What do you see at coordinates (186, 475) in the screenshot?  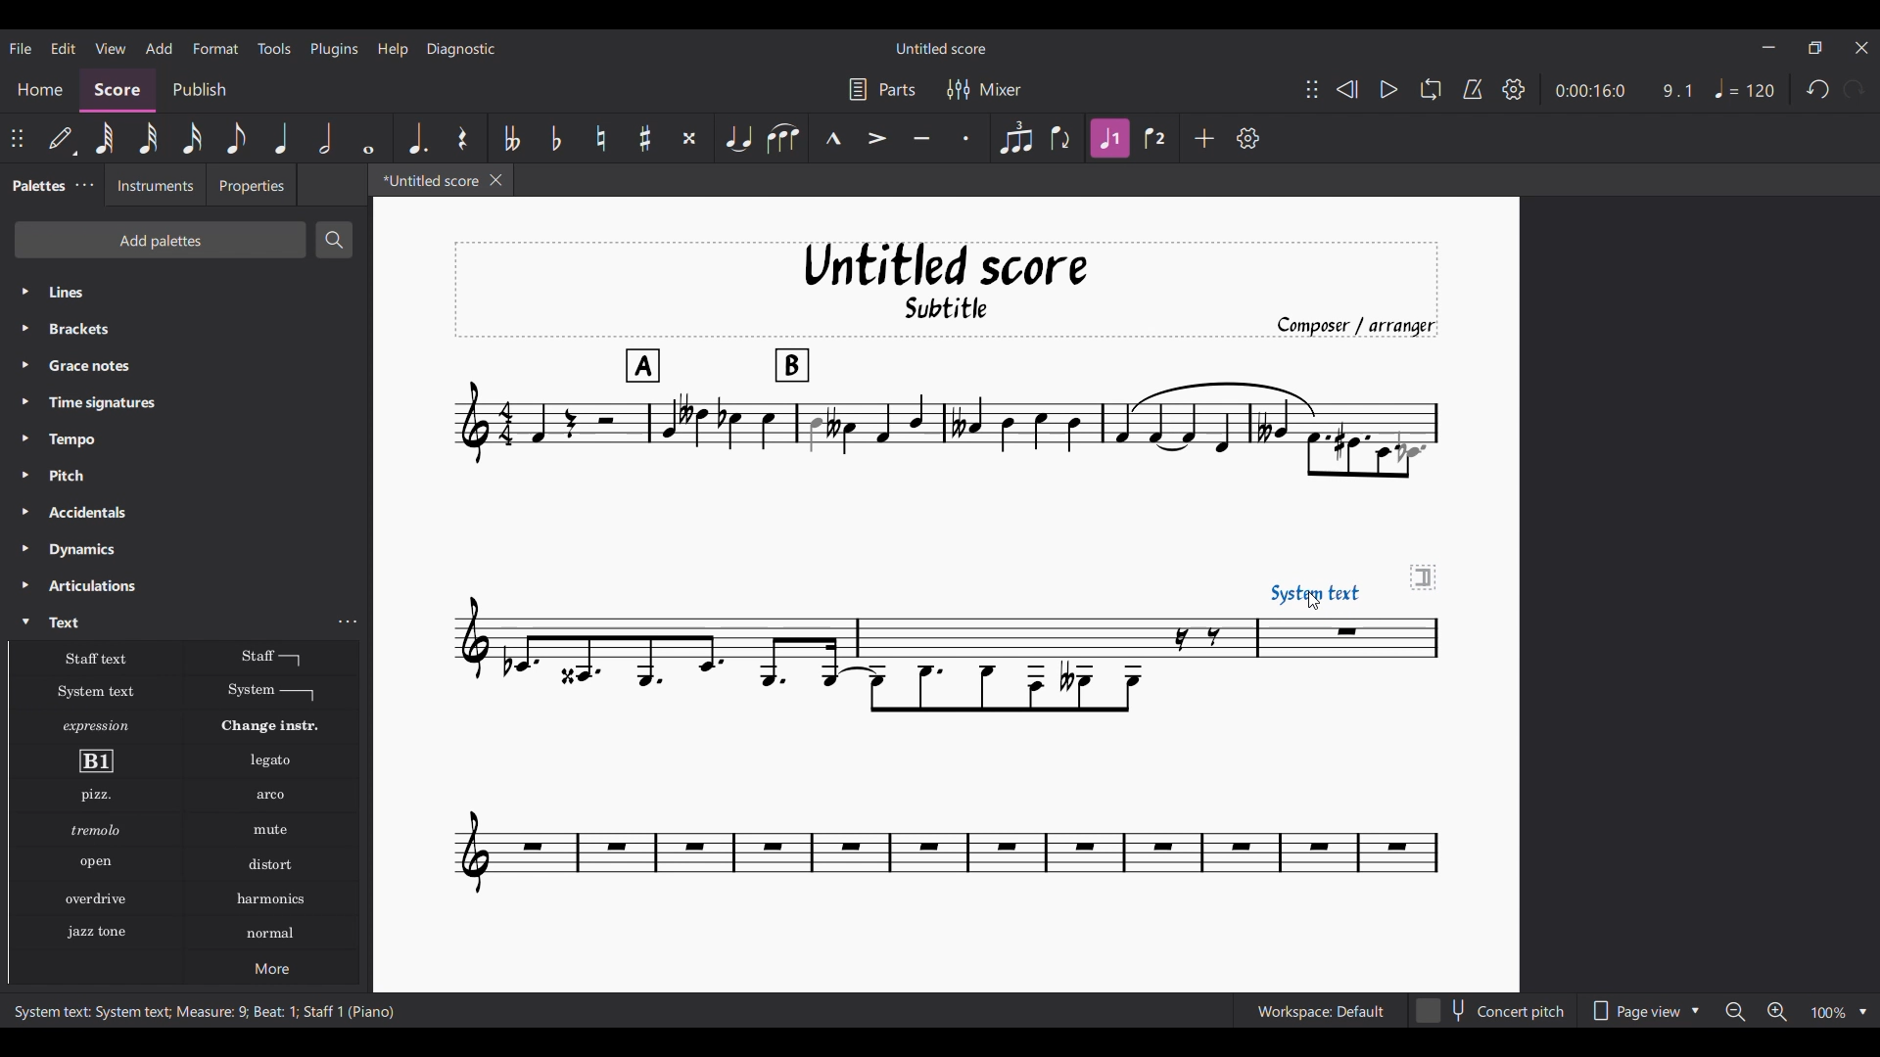 I see `Pitch` at bounding box center [186, 475].